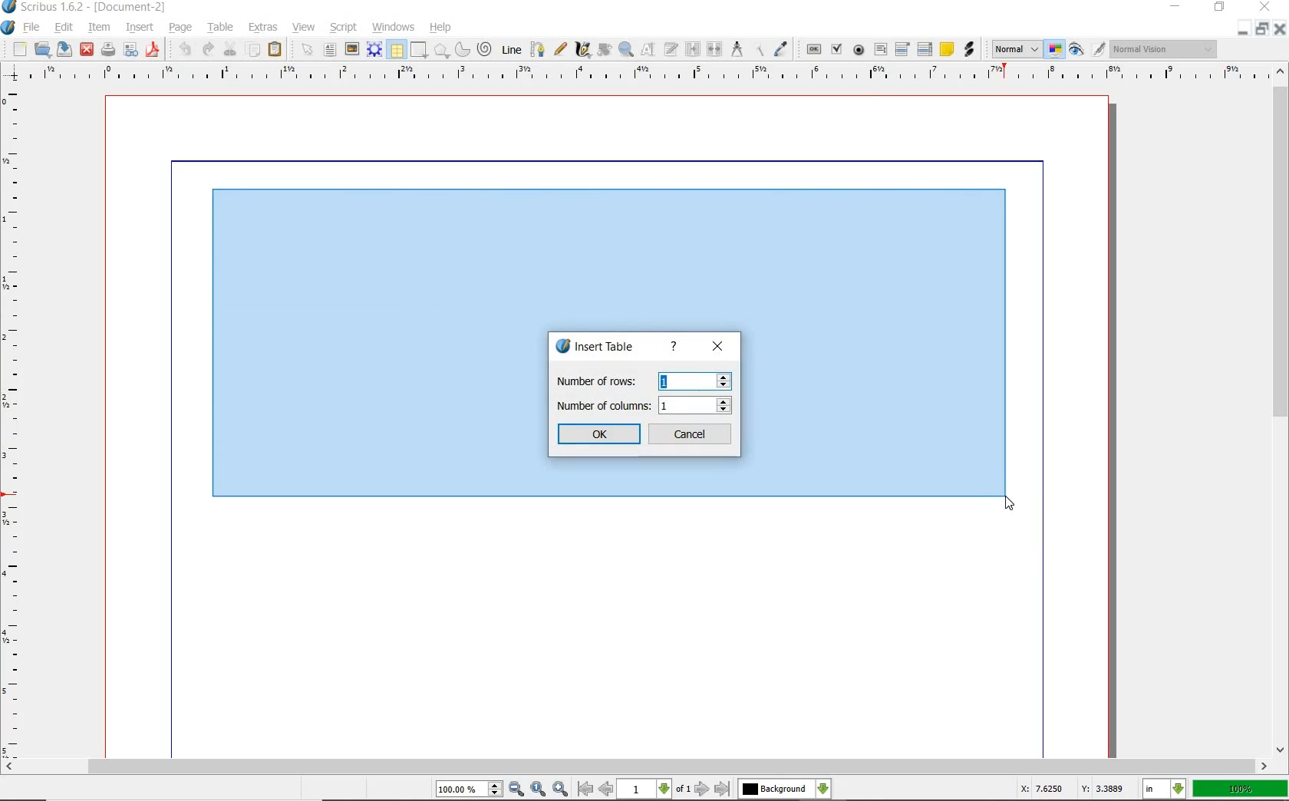 The width and height of the screenshot is (1289, 801). Describe the element at coordinates (42, 50) in the screenshot. I see `open` at that location.